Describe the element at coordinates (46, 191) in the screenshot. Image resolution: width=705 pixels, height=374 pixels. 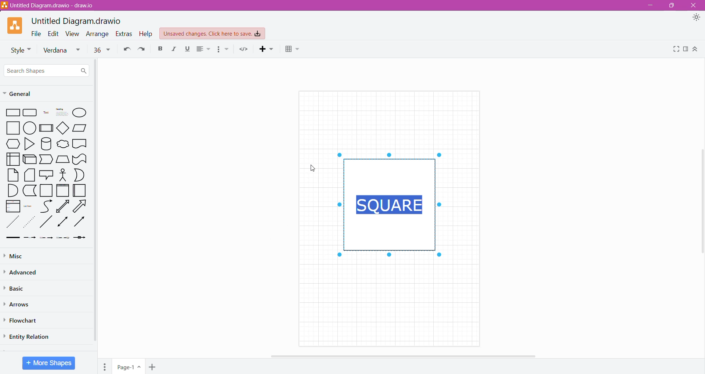
I see `Square ` at that location.